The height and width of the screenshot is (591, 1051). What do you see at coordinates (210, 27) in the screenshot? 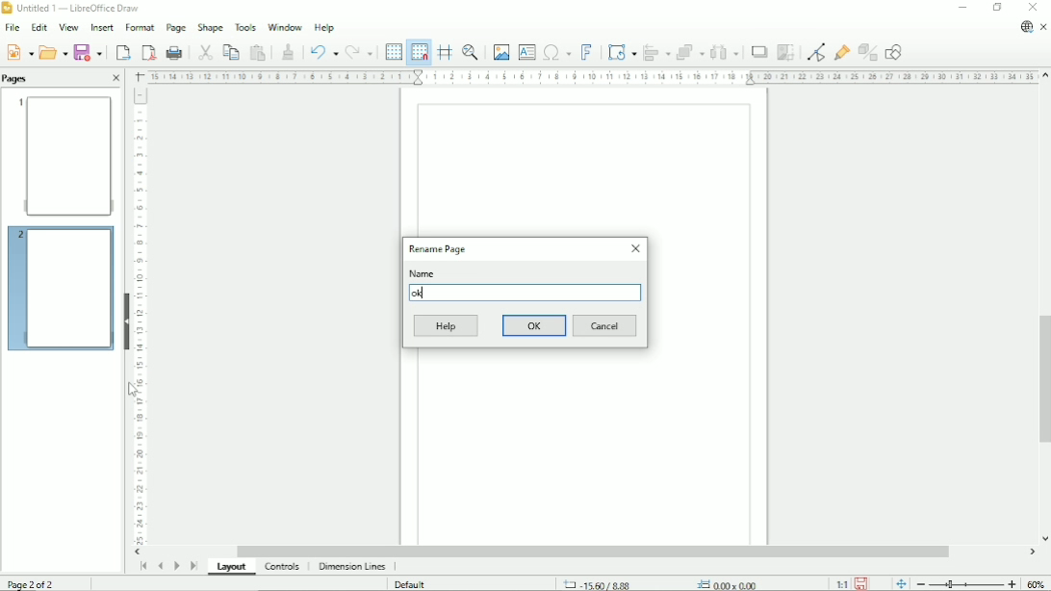
I see `Shape` at bounding box center [210, 27].